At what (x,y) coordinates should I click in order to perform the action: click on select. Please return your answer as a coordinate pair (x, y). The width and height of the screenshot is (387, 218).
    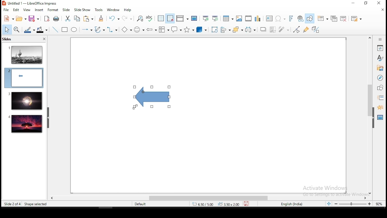
    Looking at the image, I should click on (7, 29).